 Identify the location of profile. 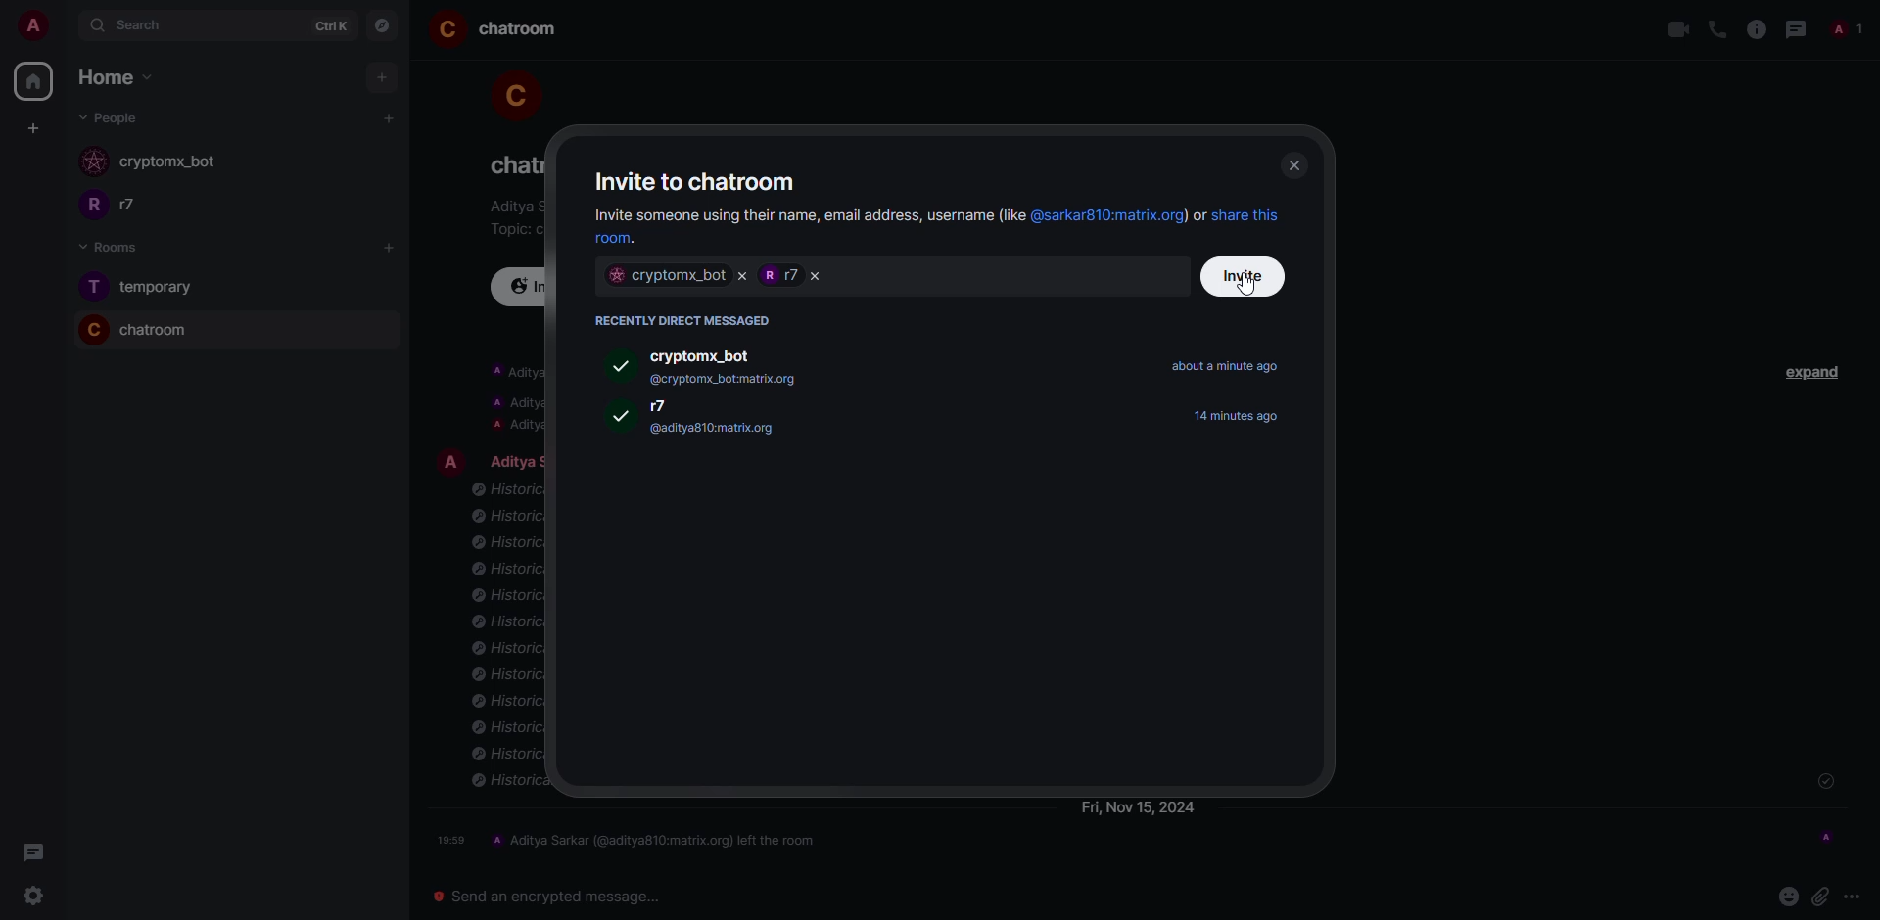
(89, 329).